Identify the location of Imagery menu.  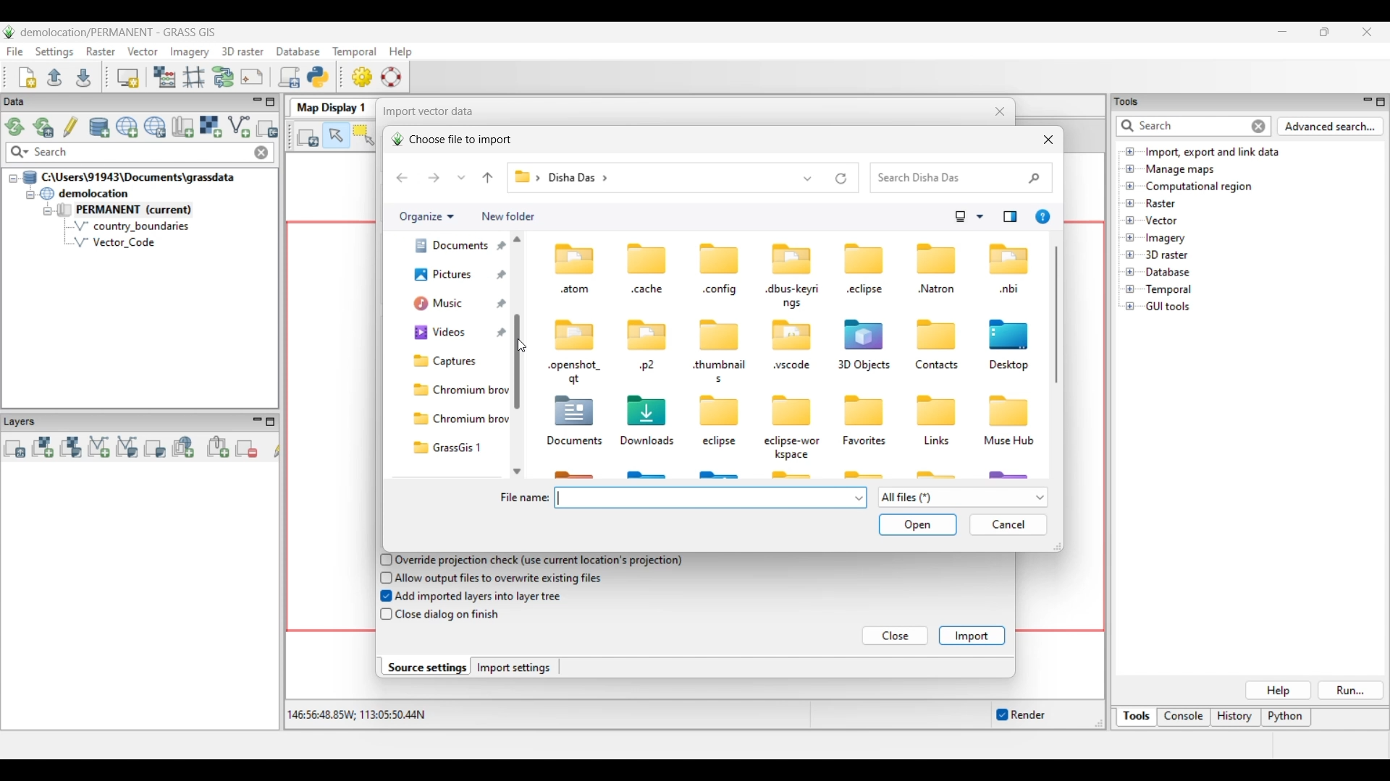
(190, 52).